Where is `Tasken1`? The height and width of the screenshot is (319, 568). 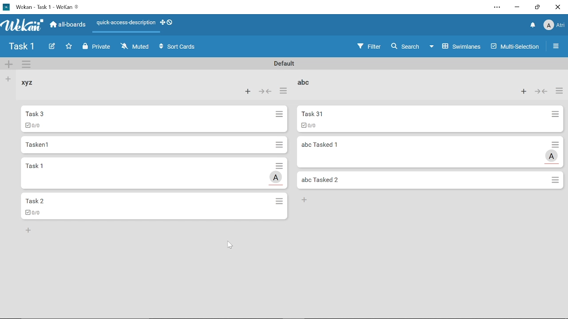 Tasken1 is located at coordinates (154, 145).